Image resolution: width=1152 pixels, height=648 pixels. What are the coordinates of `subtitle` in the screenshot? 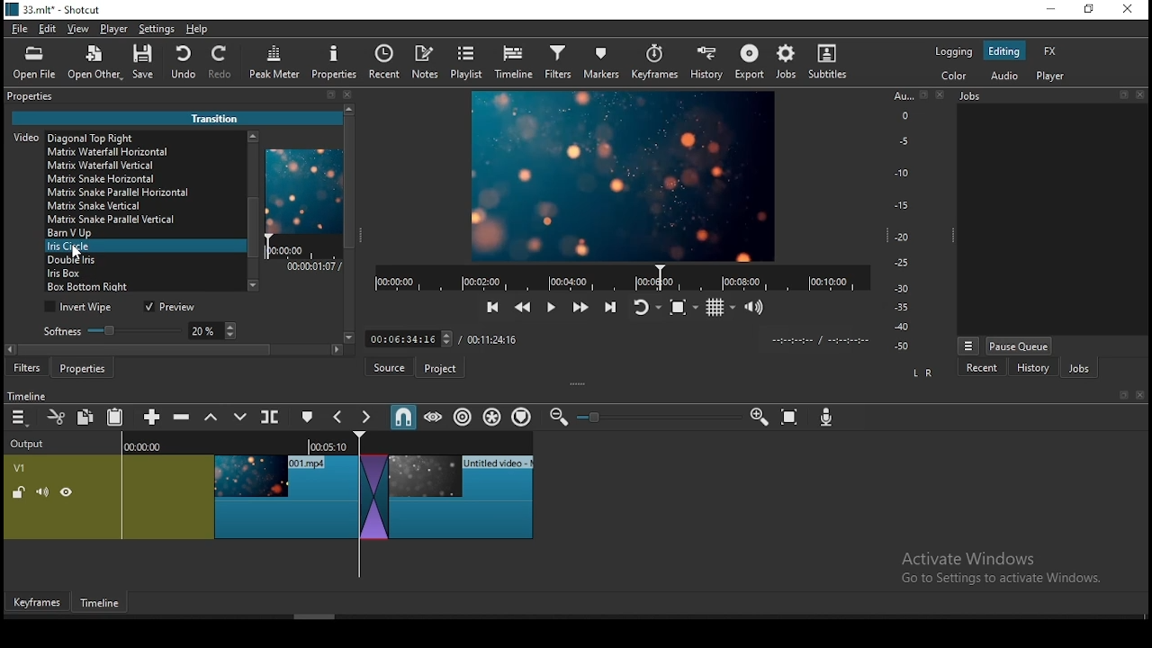 It's located at (825, 61).